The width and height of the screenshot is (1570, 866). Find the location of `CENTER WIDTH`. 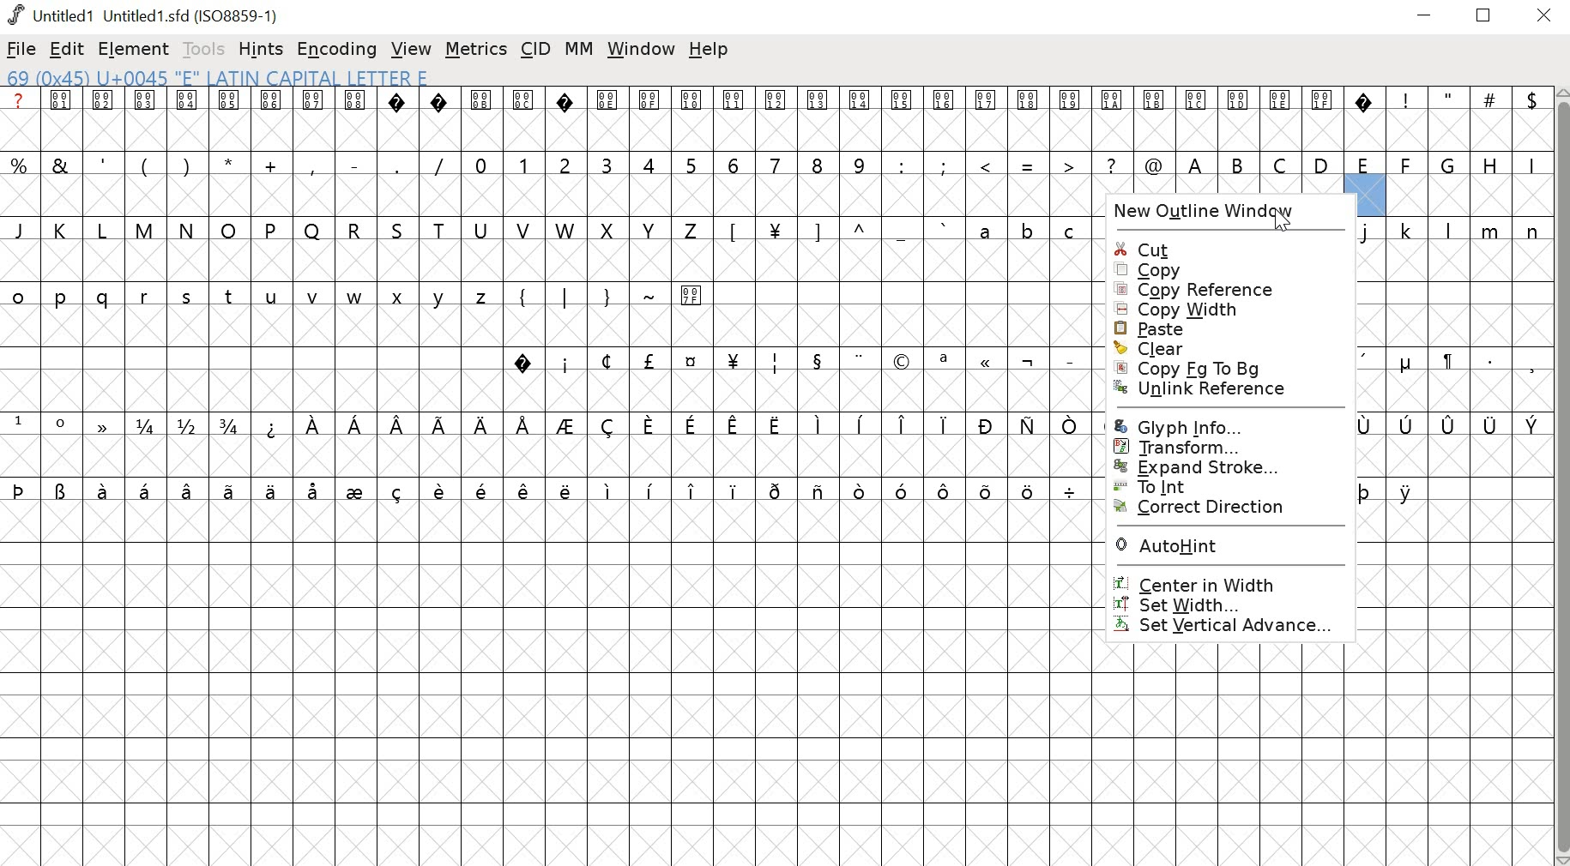

CENTER WIDTH is located at coordinates (1209, 581).